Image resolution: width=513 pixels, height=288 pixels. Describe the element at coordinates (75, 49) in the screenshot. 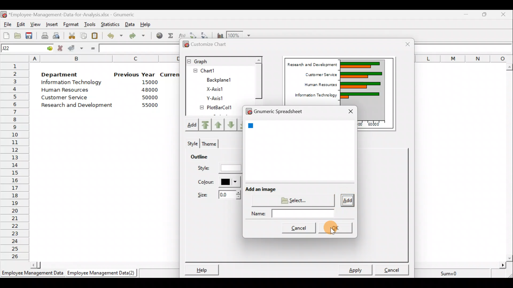

I see `Accept change` at that location.